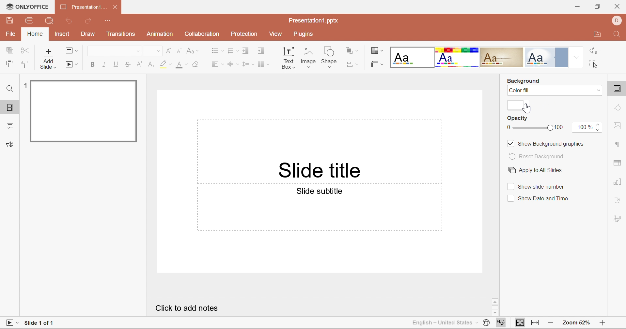 Image resolution: width=626 pixels, height=329 pixels. Describe the element at coordinates (105, 64) in the screenshot. I see `Italic` at that location.